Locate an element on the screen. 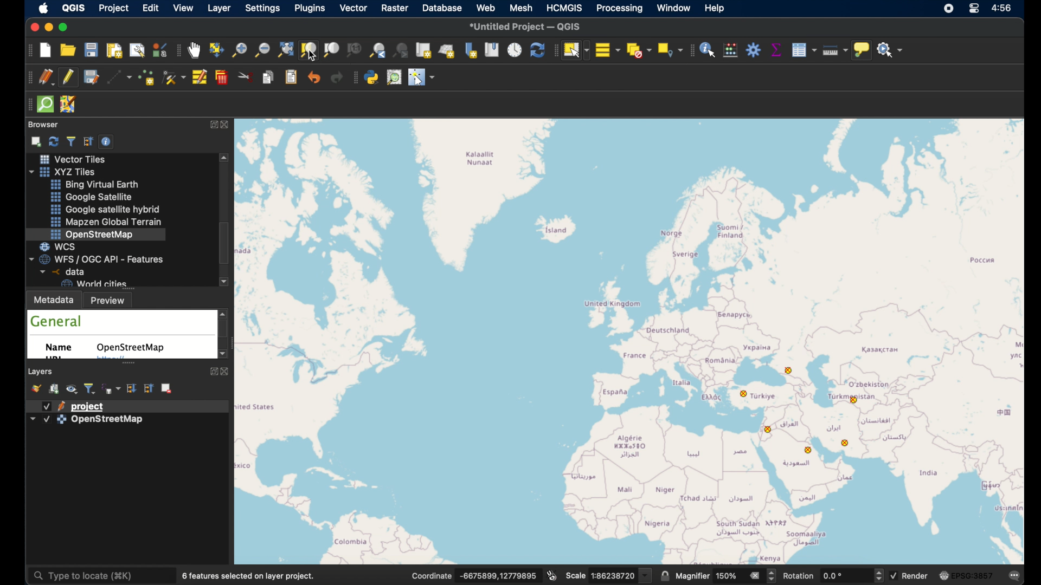 This screenshot has width=1041, height=585. new map view is located at coordinates (424, 50).